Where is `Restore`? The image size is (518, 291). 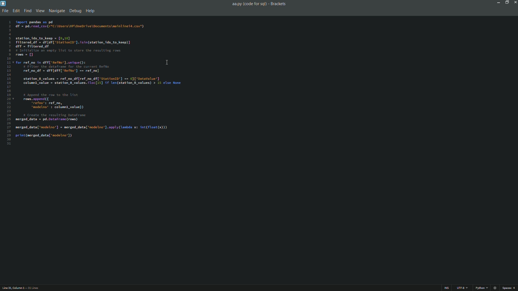
Restore is located at coordinates (507, 2).